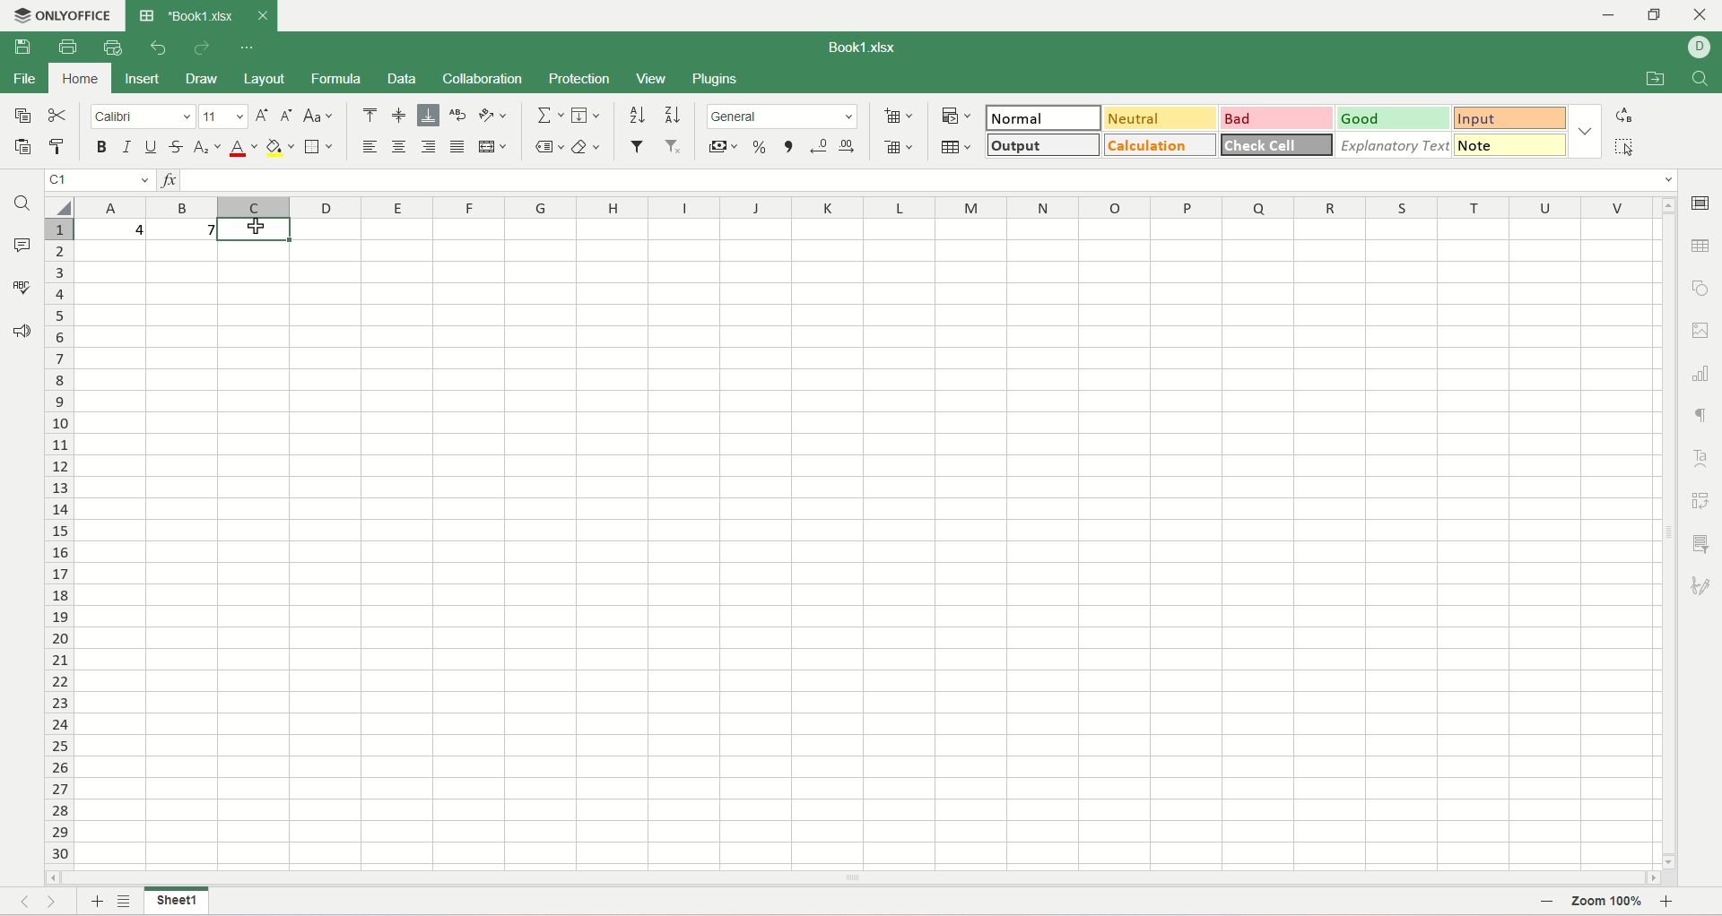 The image size is (1722, 916). What do you see at coordinates (457, 147) in the screenshot?
I see `justified` at bounding box center [457, 147].